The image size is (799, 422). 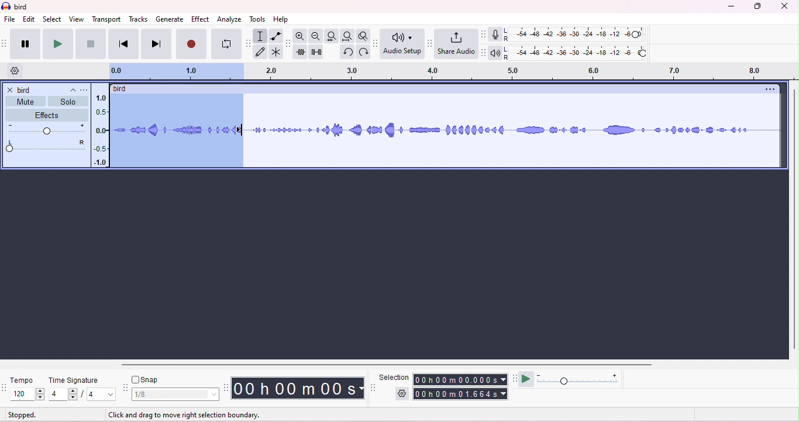 I want to click on analyze, so click(x=229, y=20).